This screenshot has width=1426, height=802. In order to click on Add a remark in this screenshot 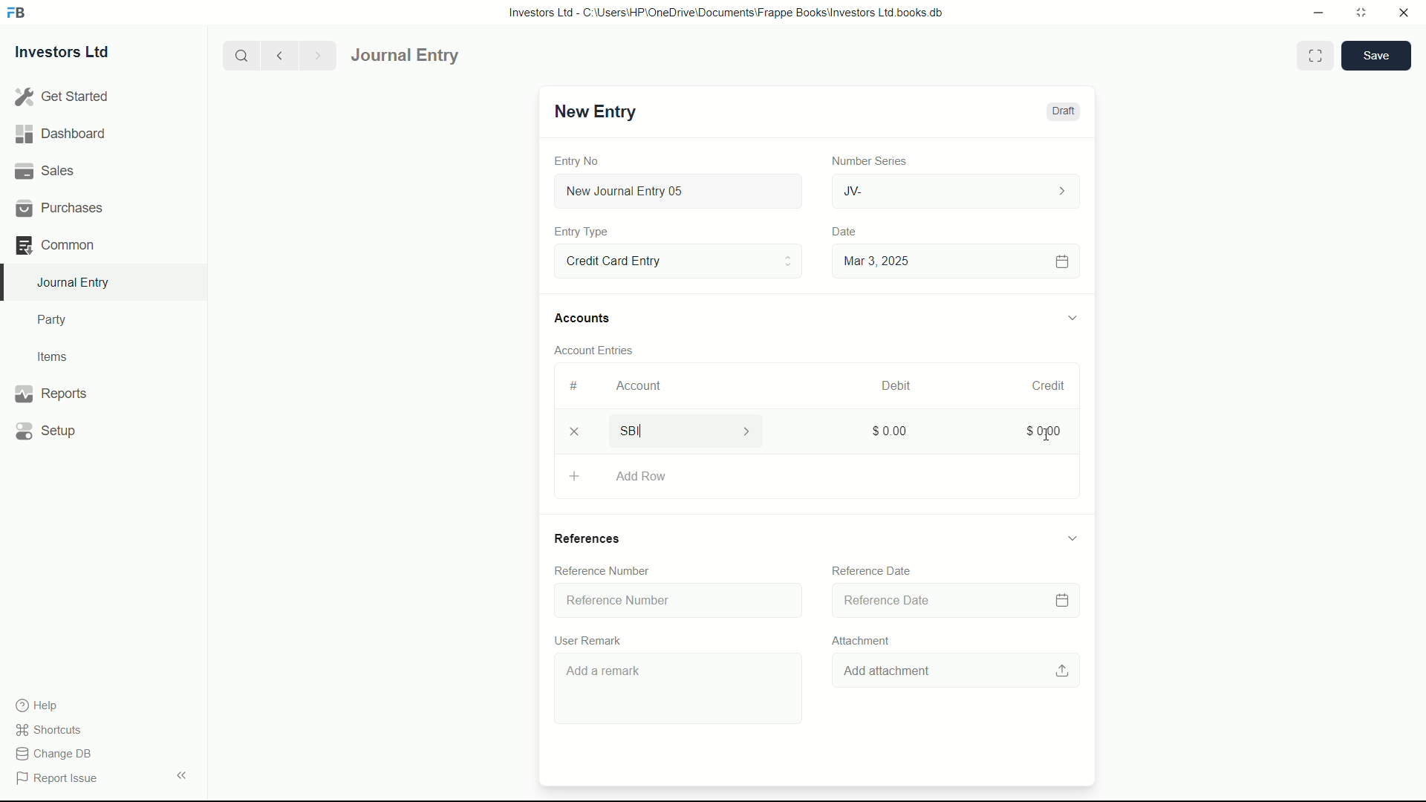, I will do `click(681, 691)`.